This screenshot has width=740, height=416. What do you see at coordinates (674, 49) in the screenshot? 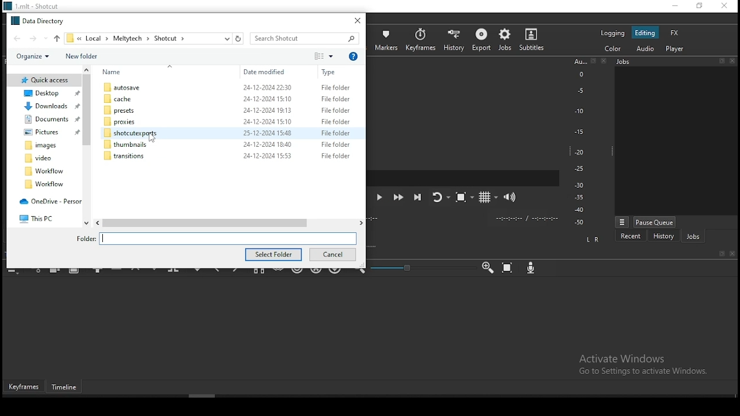
I see `player` at bounding box center [674, 49].